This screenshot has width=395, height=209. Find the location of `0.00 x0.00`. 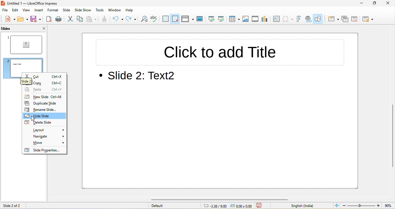

0.00 x0.00 is located at coordinates (242, 206).